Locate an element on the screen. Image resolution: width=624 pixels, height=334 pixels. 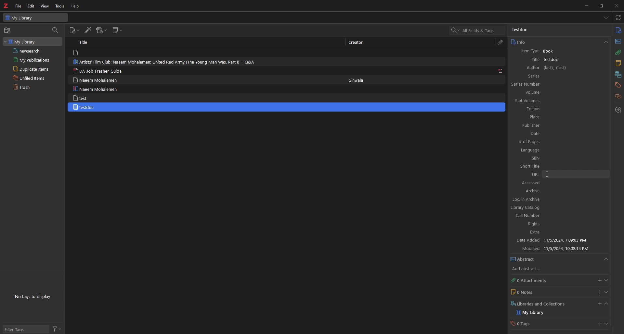
Series is located at coordinates (547, 76).